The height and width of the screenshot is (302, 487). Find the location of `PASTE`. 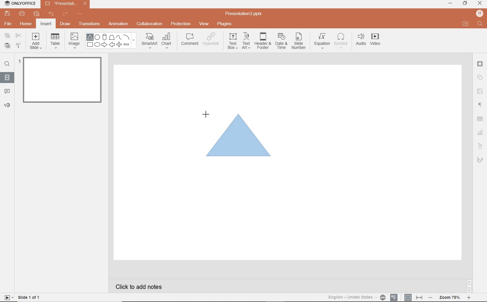

PASTE is located at coordinates (6, 46).